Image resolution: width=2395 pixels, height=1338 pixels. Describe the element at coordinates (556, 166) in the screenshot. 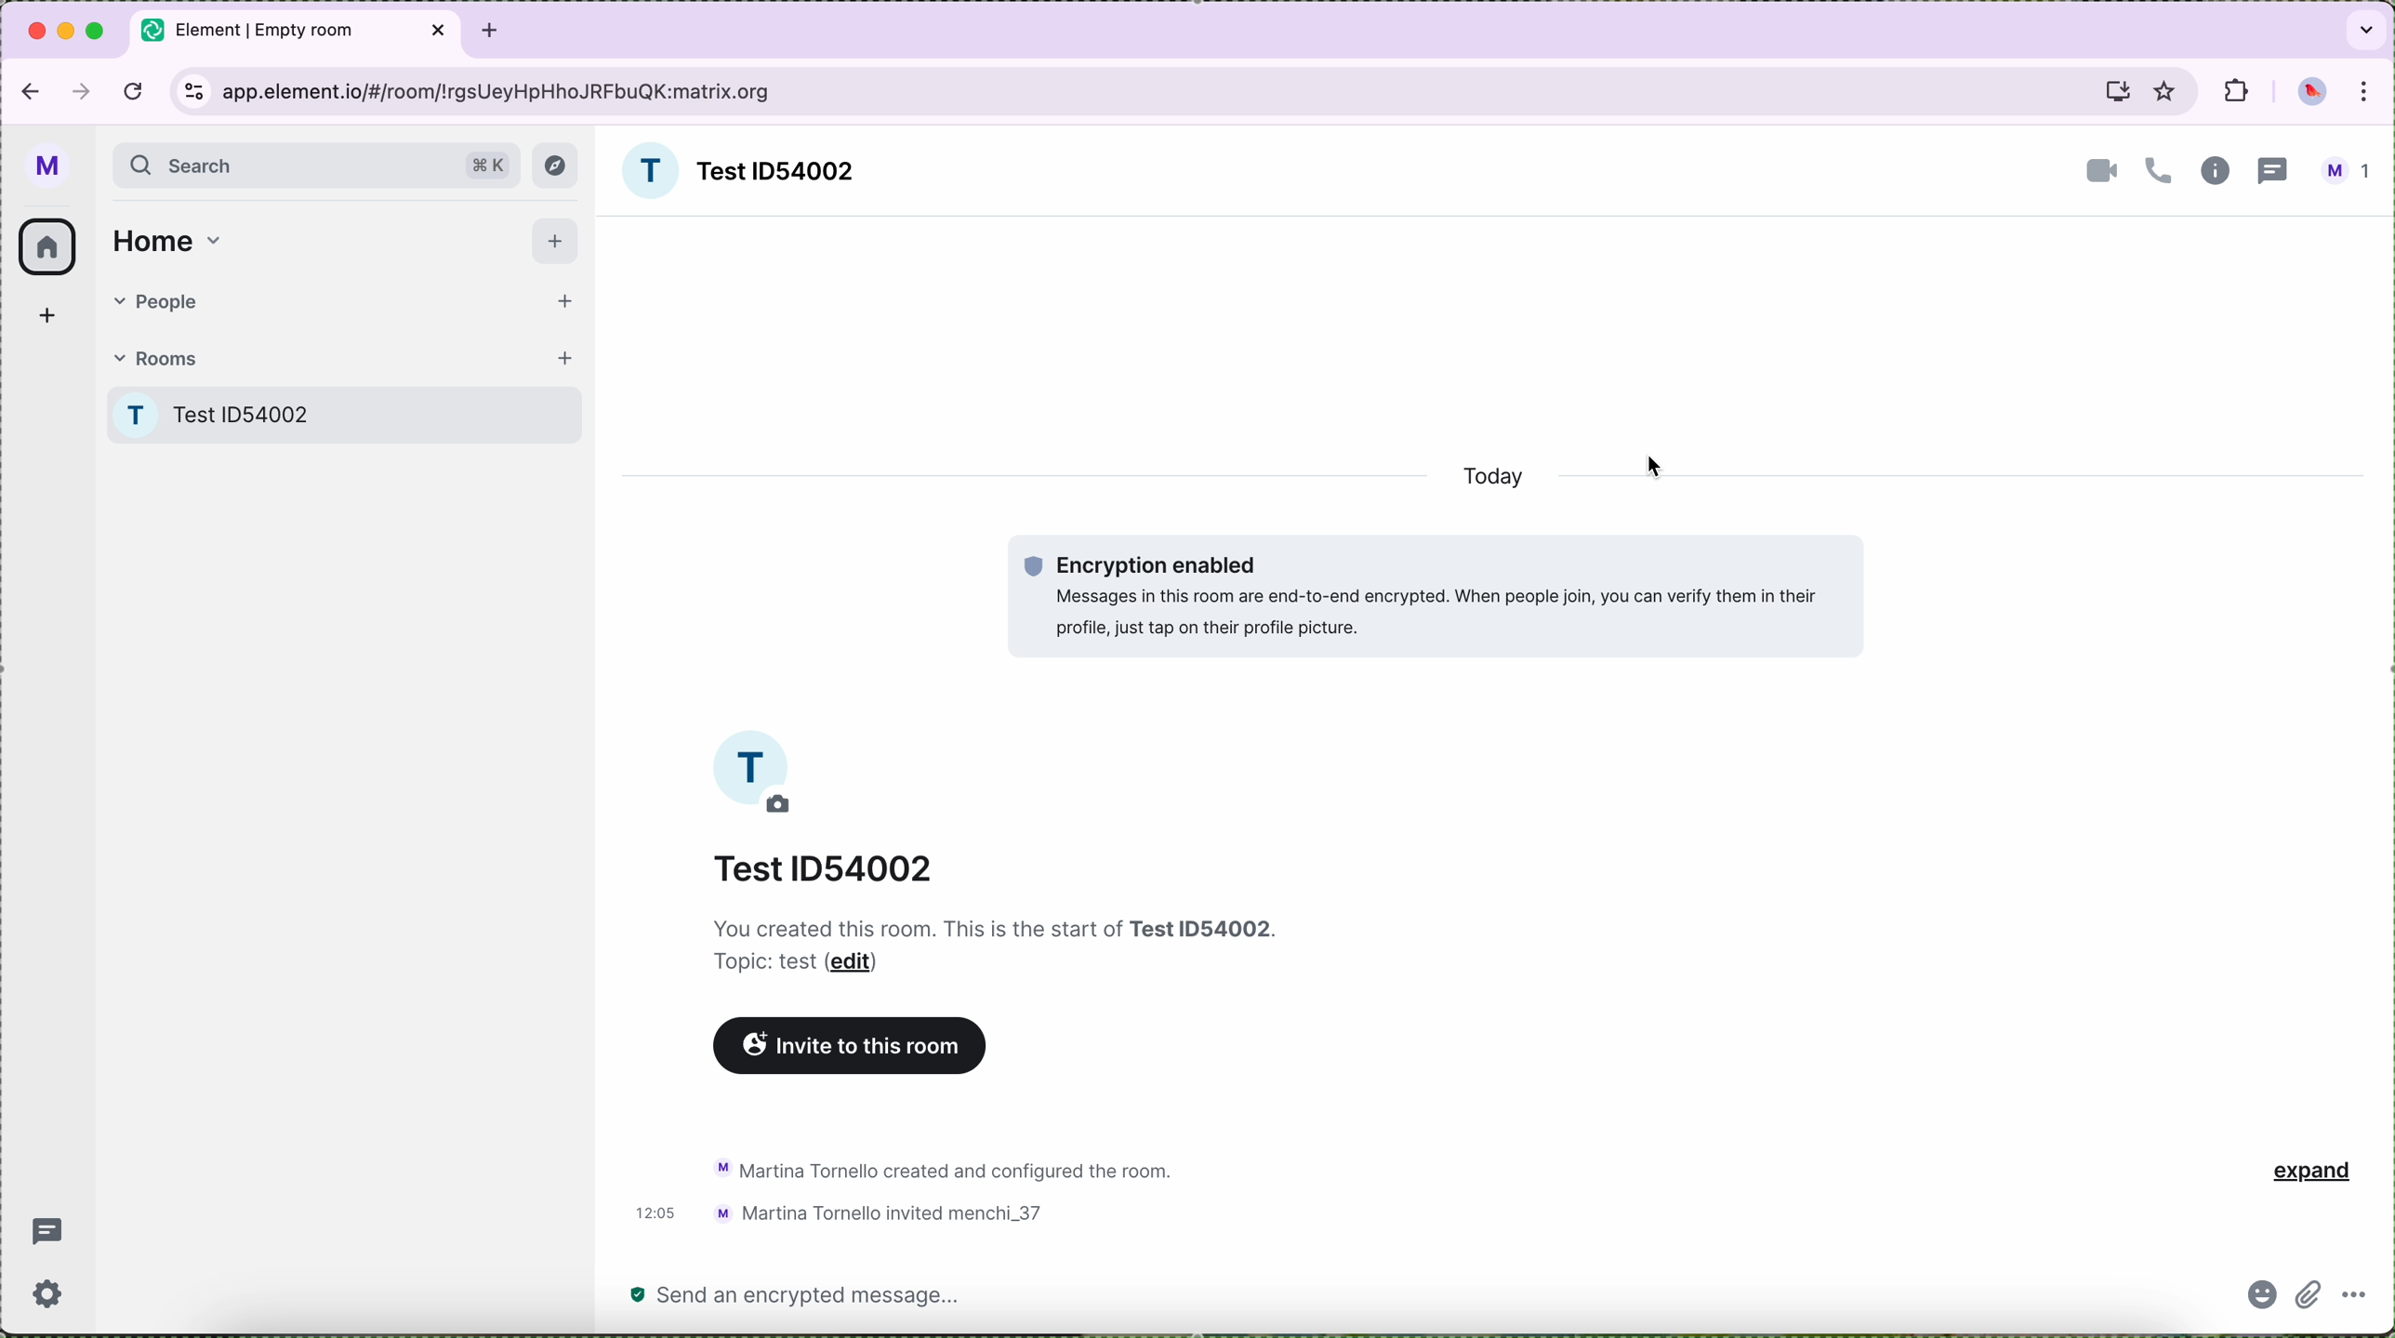

I see `explore button` at that location.